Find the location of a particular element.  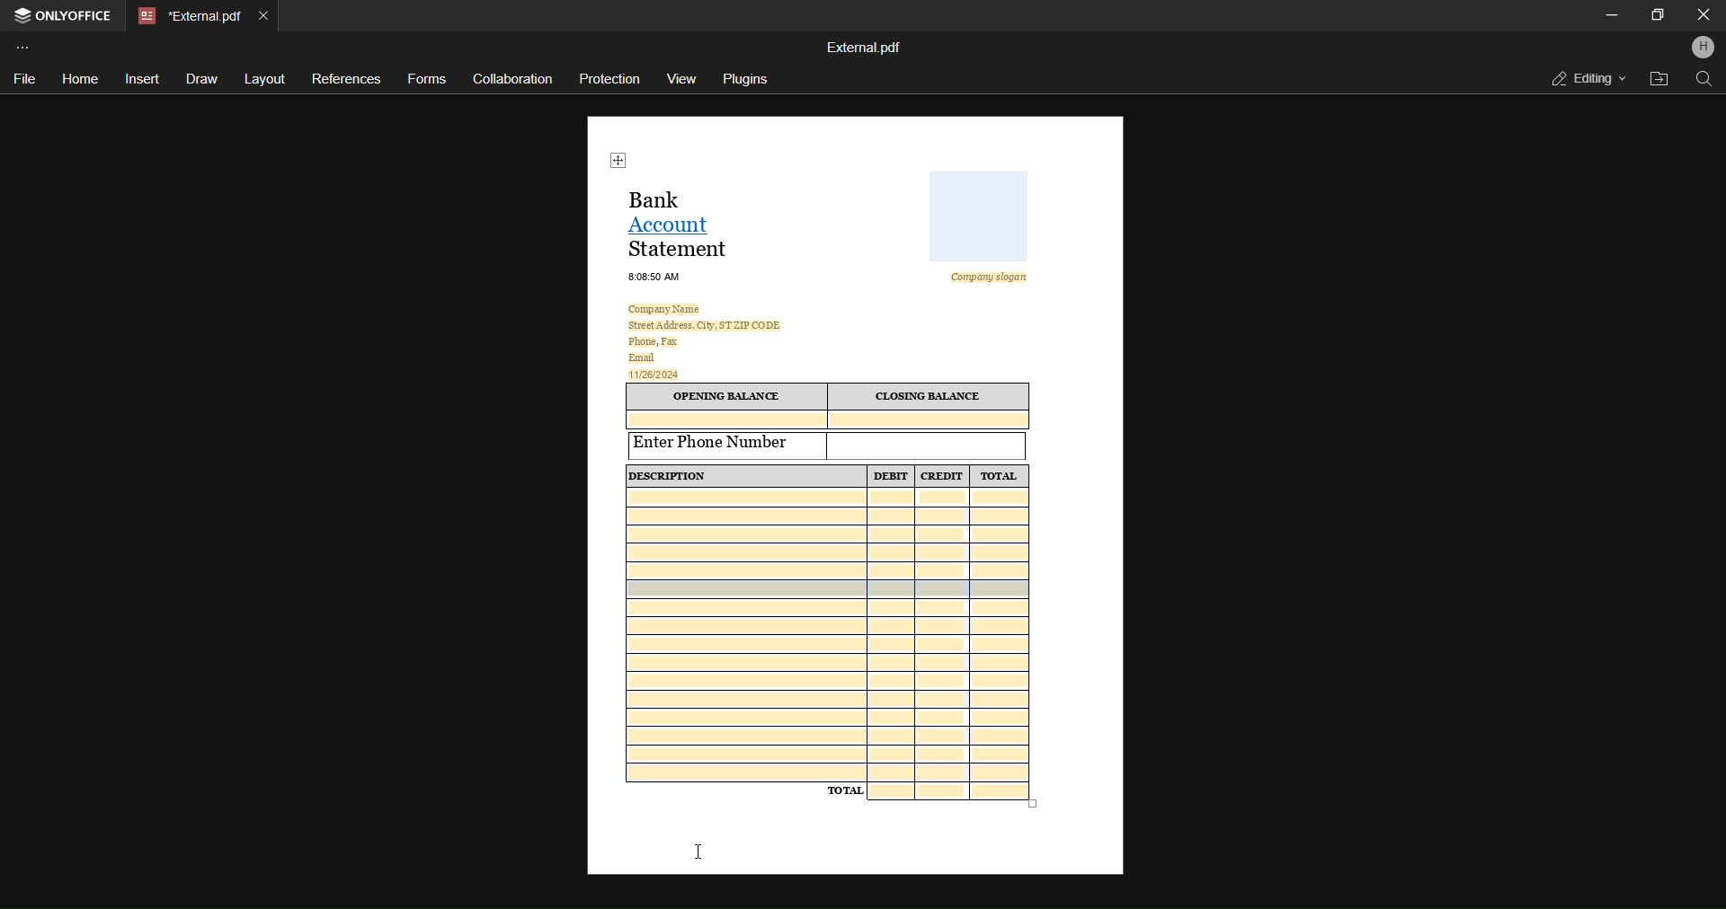

Debit is located at coordinates (892, 477).